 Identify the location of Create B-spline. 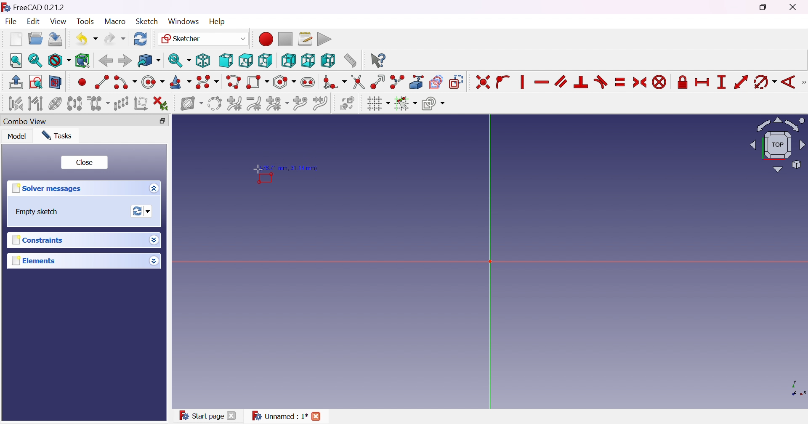
(207, 82).